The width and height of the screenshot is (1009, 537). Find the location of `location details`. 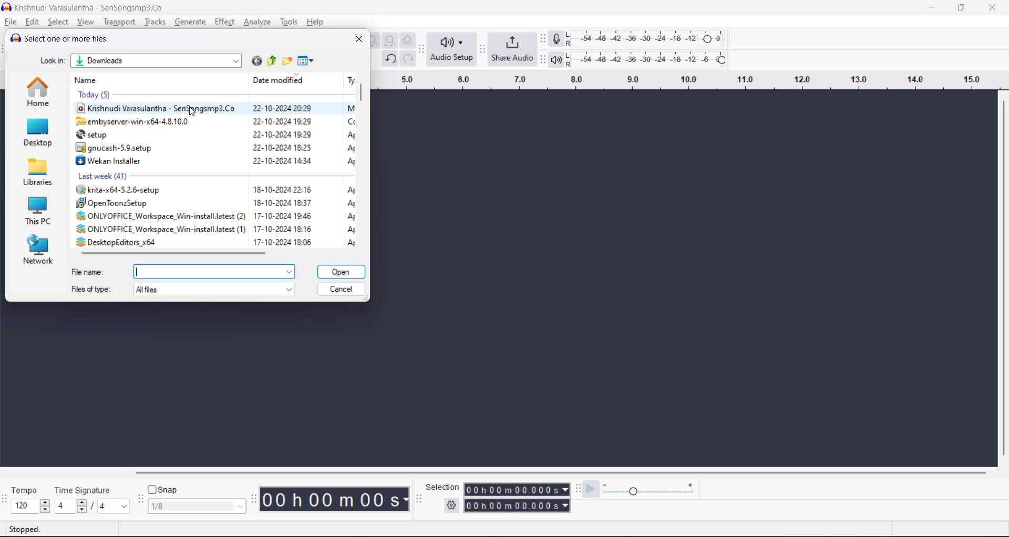

location details is located at coordinates (141, 63).